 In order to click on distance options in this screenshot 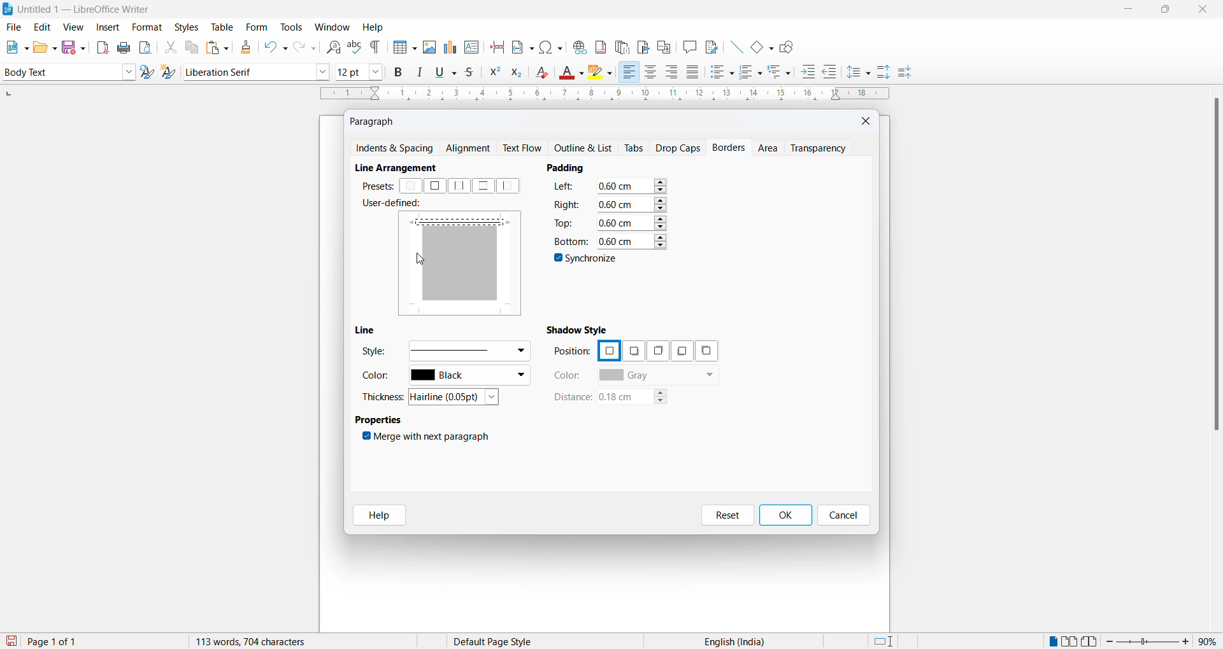, I will do `click(639, 399)`.